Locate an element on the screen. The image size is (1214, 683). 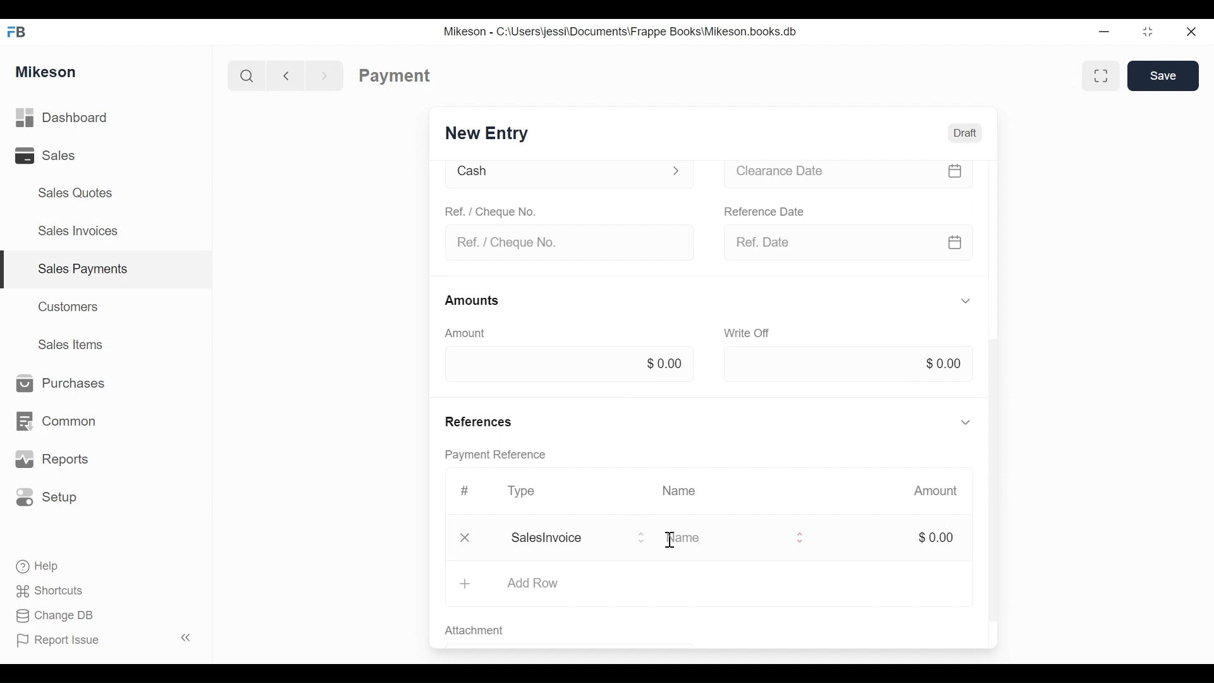
Dashboard is located at coordinates (83, 118).